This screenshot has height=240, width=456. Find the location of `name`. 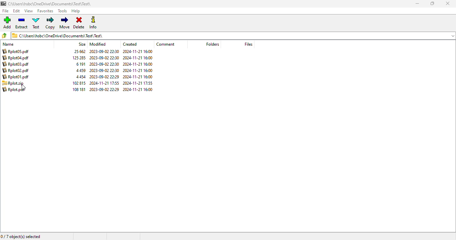

name is located at coordinates (8, 44).